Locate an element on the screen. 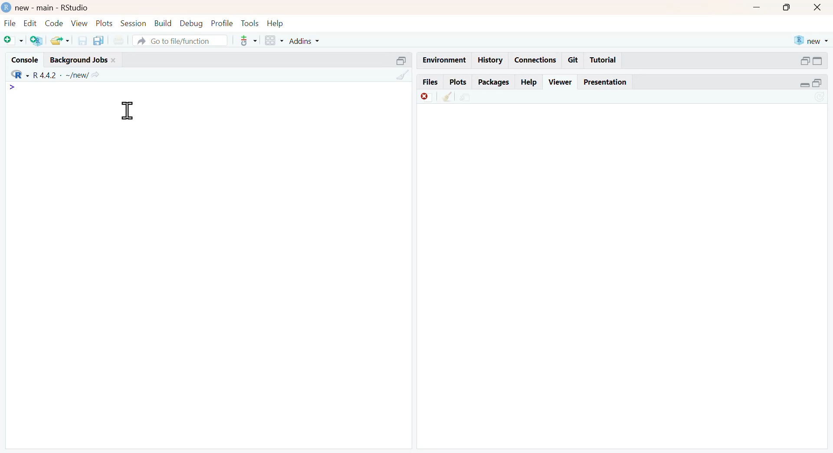  expand/collapse  is located at coordinates (402, 60).